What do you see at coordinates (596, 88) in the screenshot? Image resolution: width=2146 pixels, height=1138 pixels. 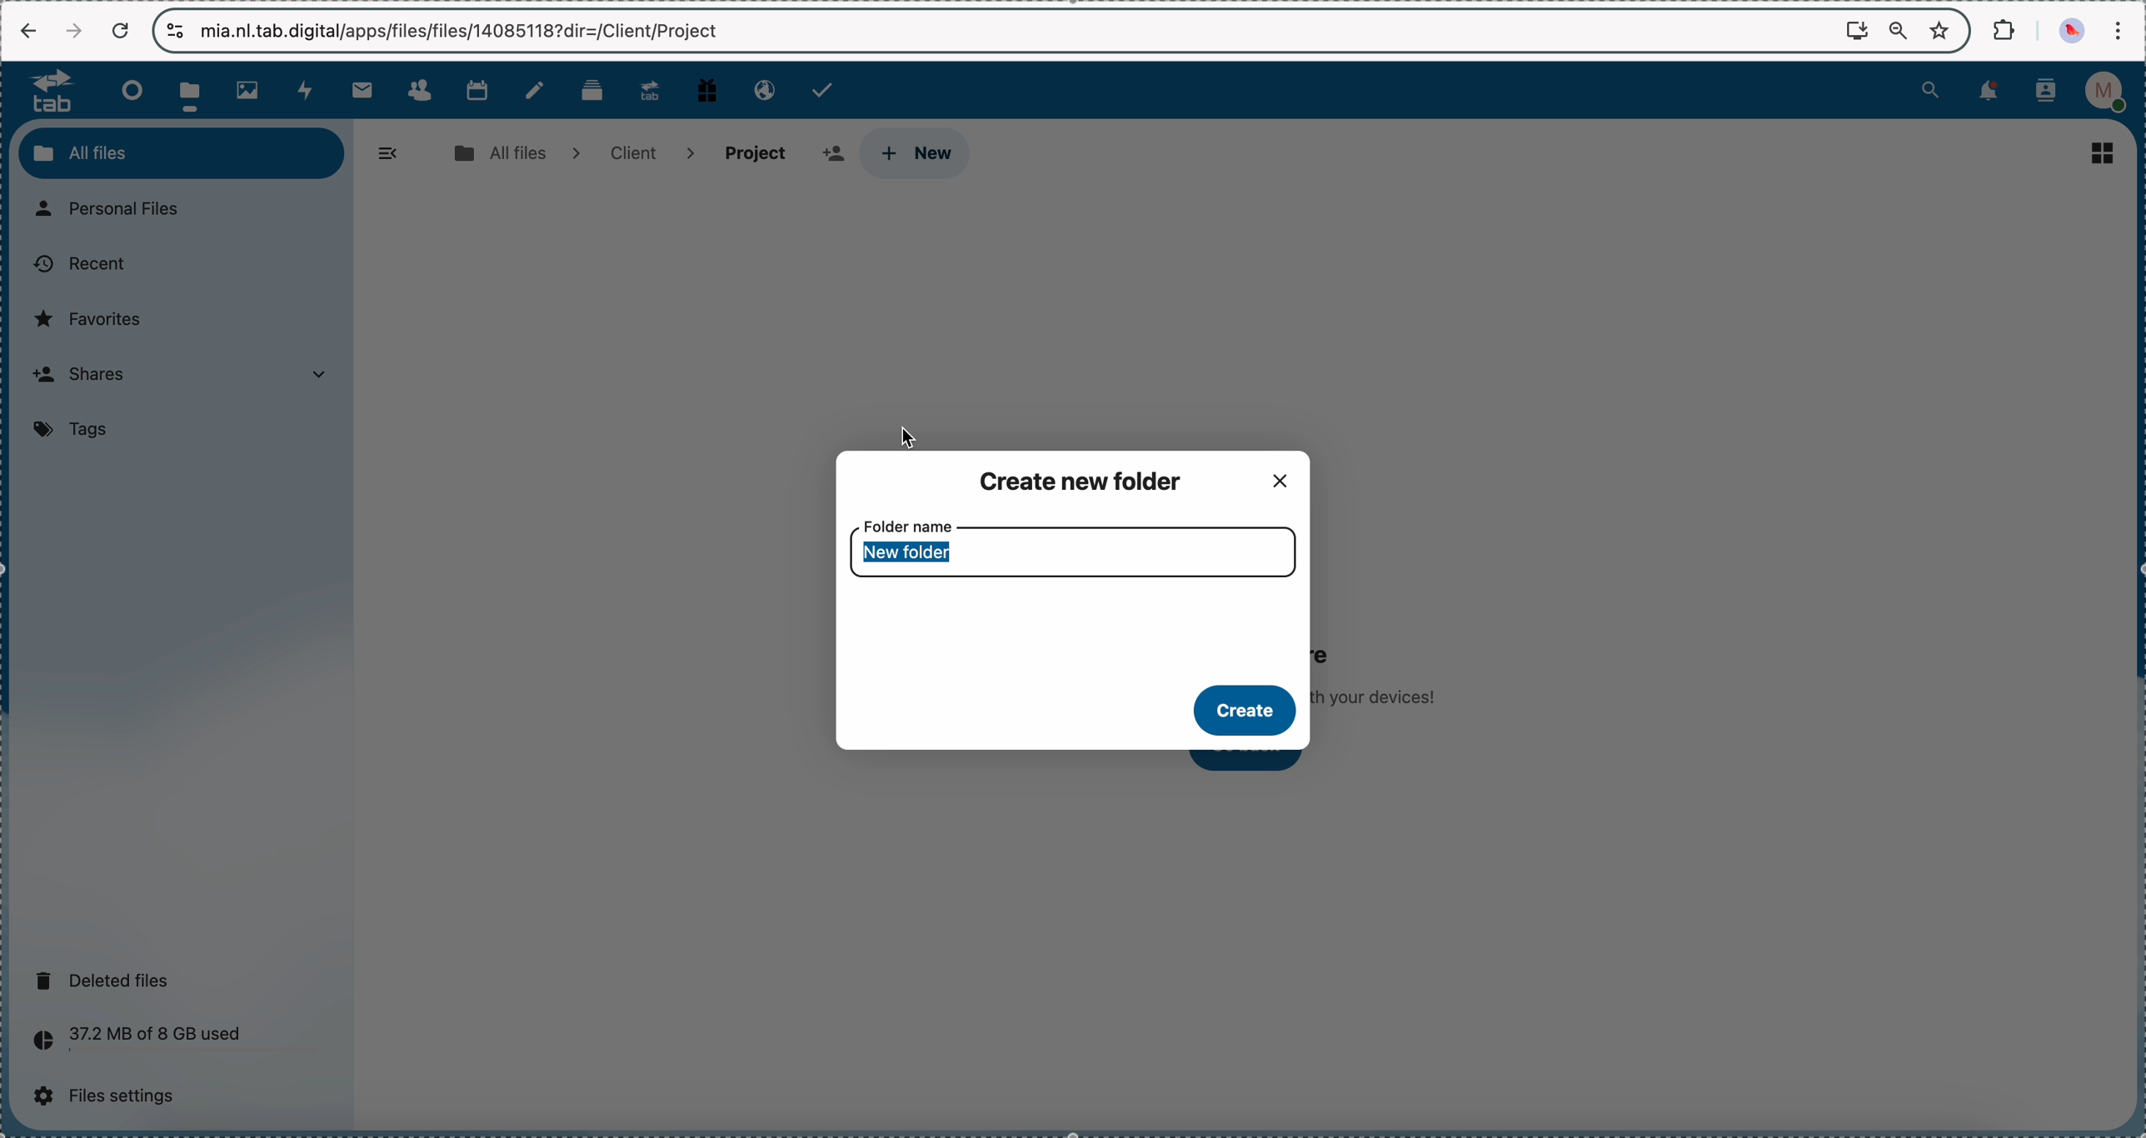 I see `deck` at bounding box center [596, 88].